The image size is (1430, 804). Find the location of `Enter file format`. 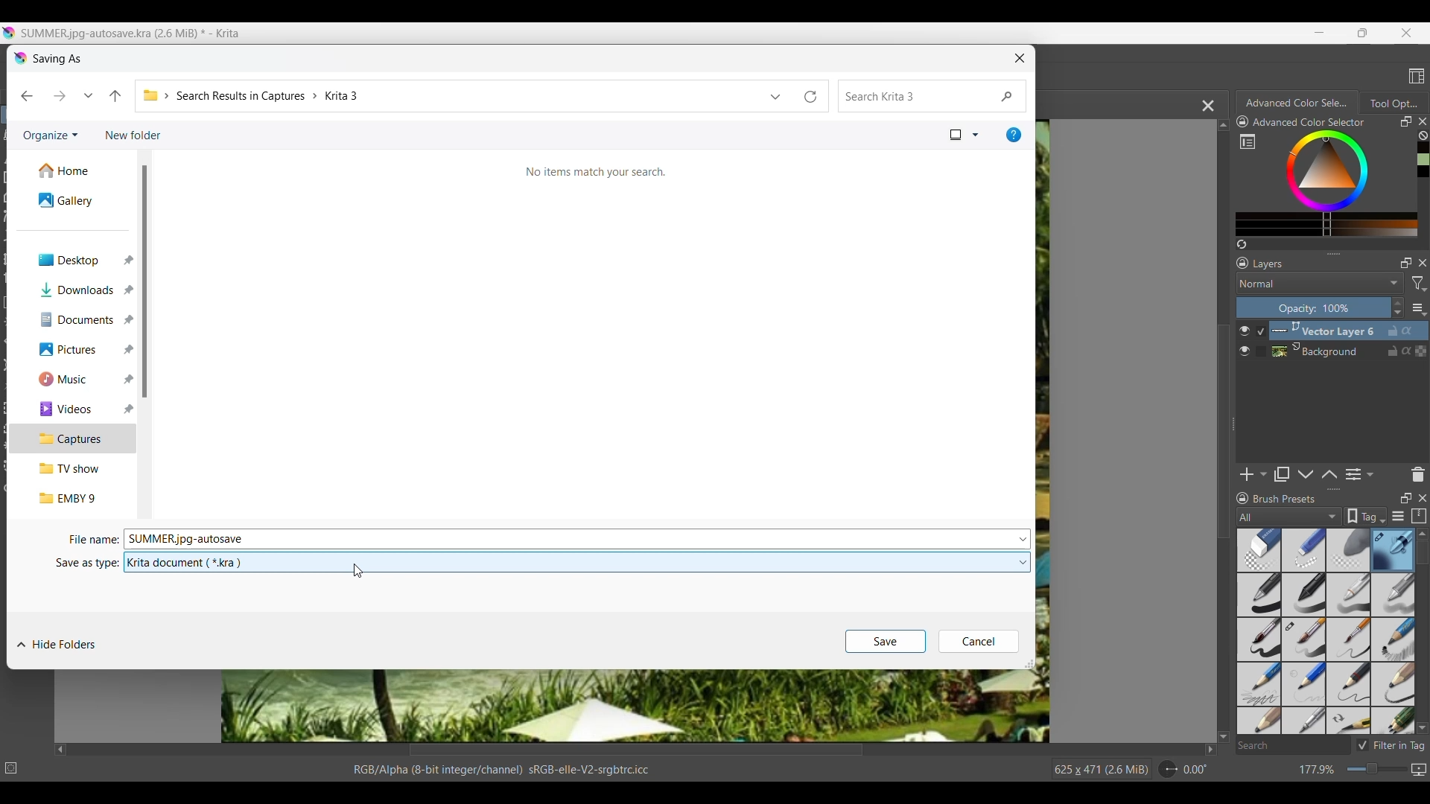

Enter file format is located at coordinates (568, 563).